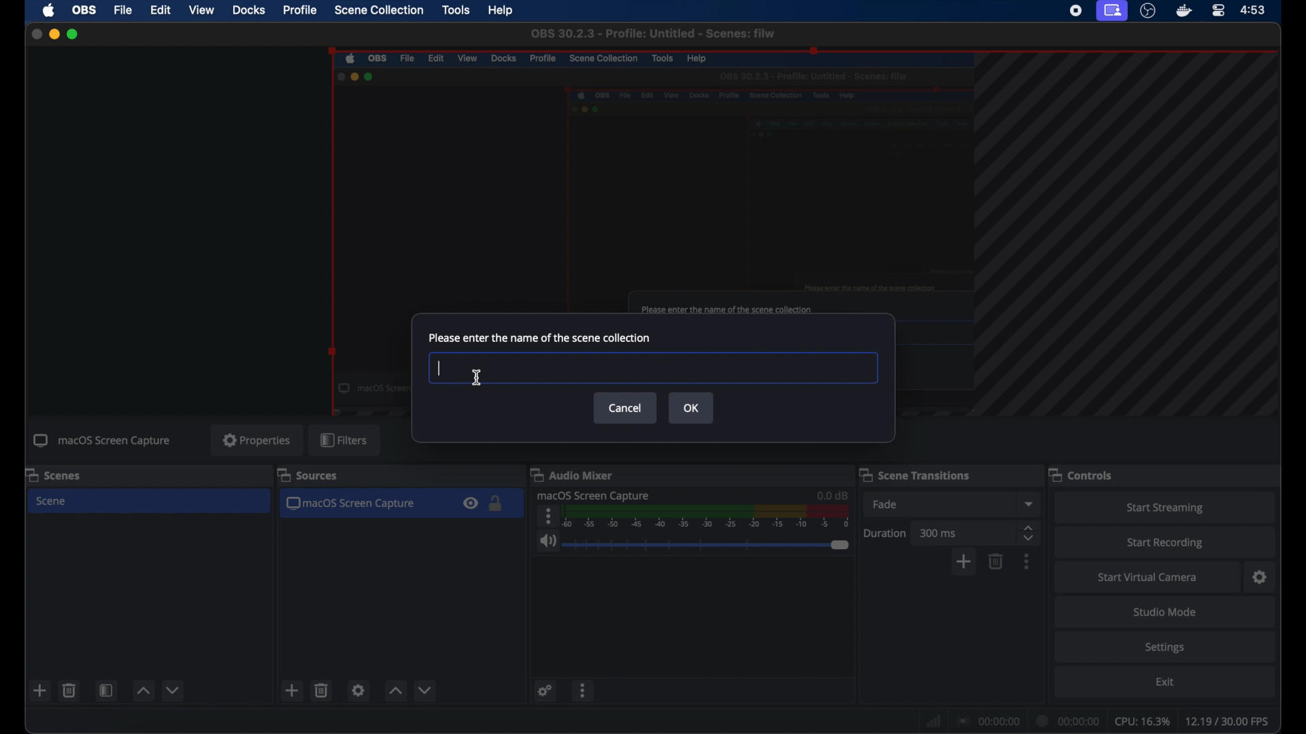 This screenshot has height=734, width=1306. What do you see at coordinates (321, 691) in the screenshot?
I see `trash` at bounding box center [321, 691].